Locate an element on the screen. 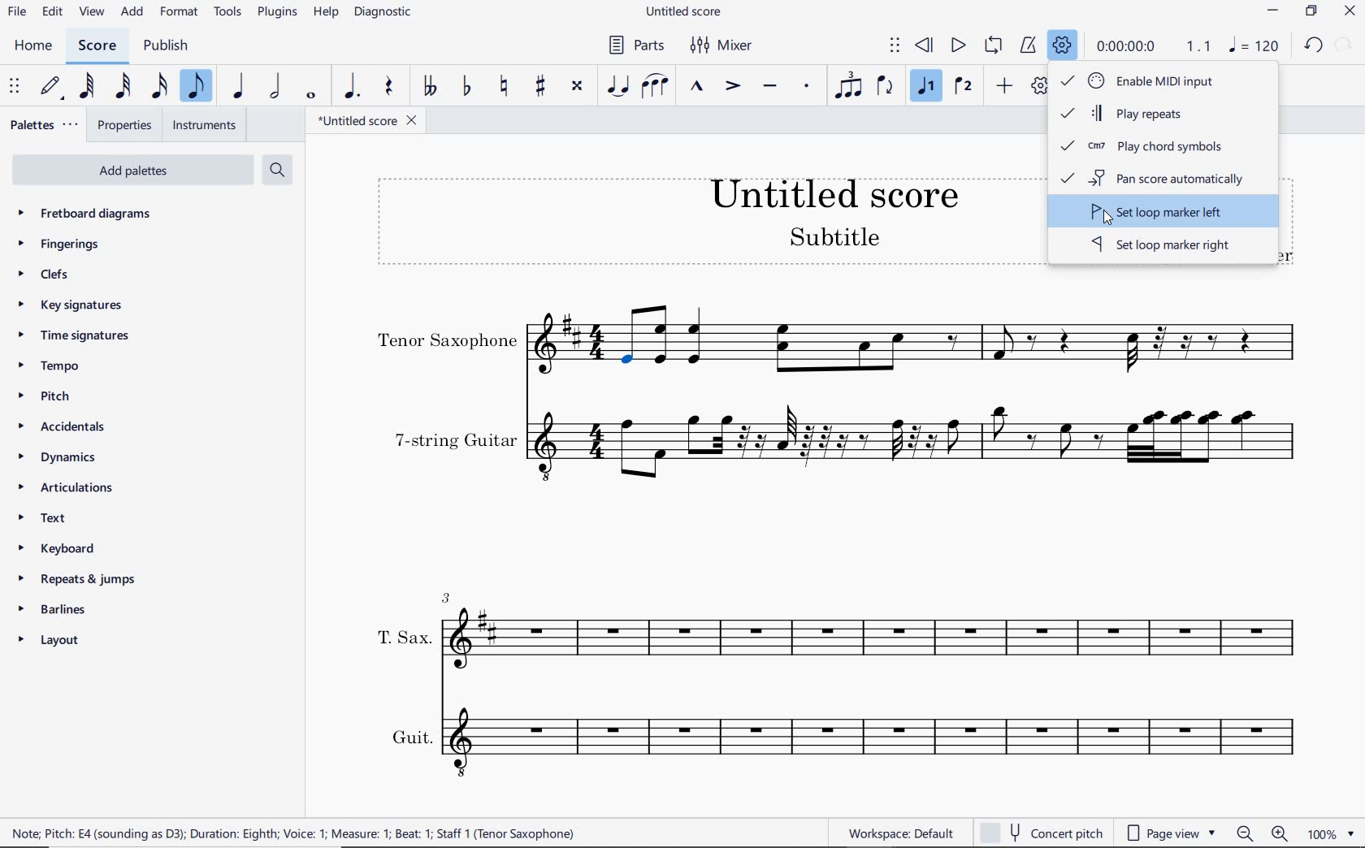  ARTICULATIONS is located at coordinates (66, 487).